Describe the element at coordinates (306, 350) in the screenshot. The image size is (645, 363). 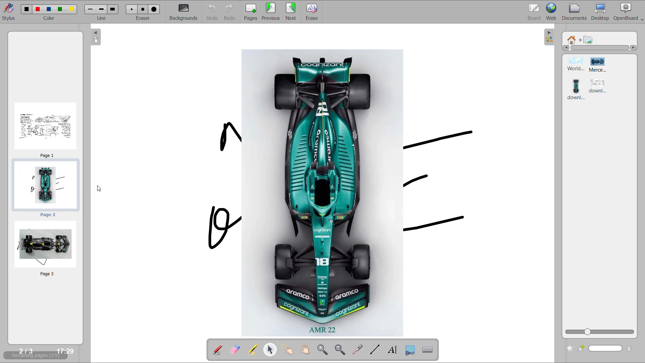
I see `scroll page` at that location.